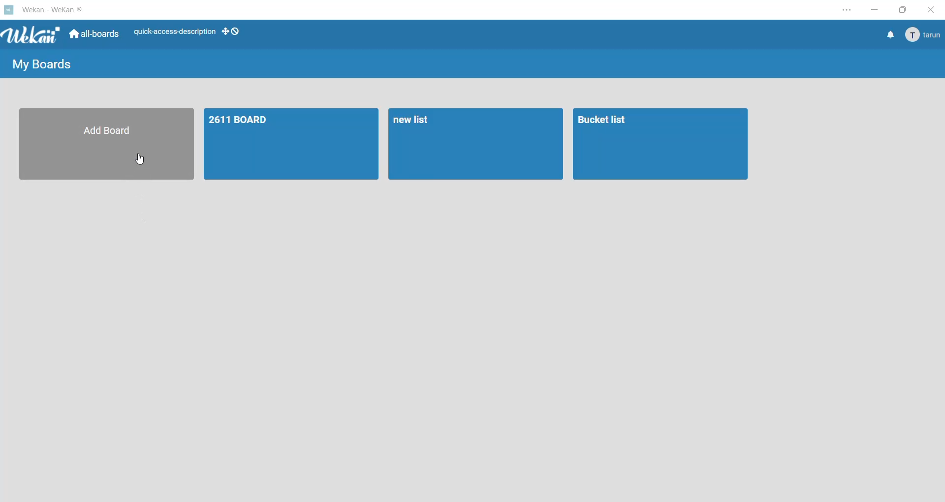 The width and height of the screenshot is (945, 502). What do you see at coordinates (291, 143) in the screenshot?
I see `board 1` at bounding box center [291, 143].